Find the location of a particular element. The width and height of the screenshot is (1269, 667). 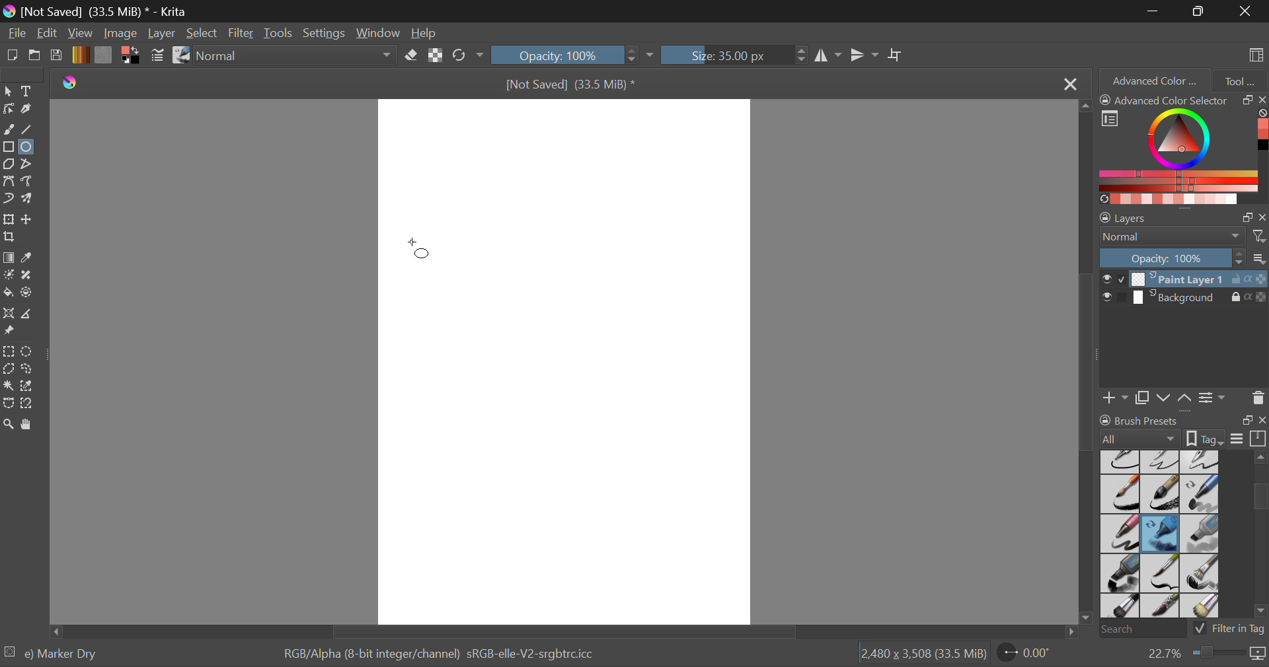

Polyline Tool is located at coordinates (28, 164).